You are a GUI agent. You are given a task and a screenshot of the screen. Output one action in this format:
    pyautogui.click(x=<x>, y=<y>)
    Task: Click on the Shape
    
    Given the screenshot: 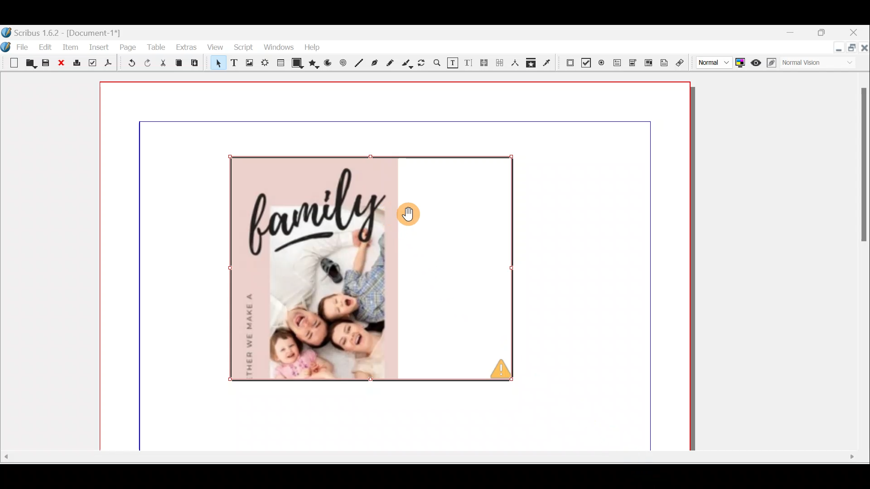 What is the action you would take?
    pyautogui.click(x=296, y=62)
    